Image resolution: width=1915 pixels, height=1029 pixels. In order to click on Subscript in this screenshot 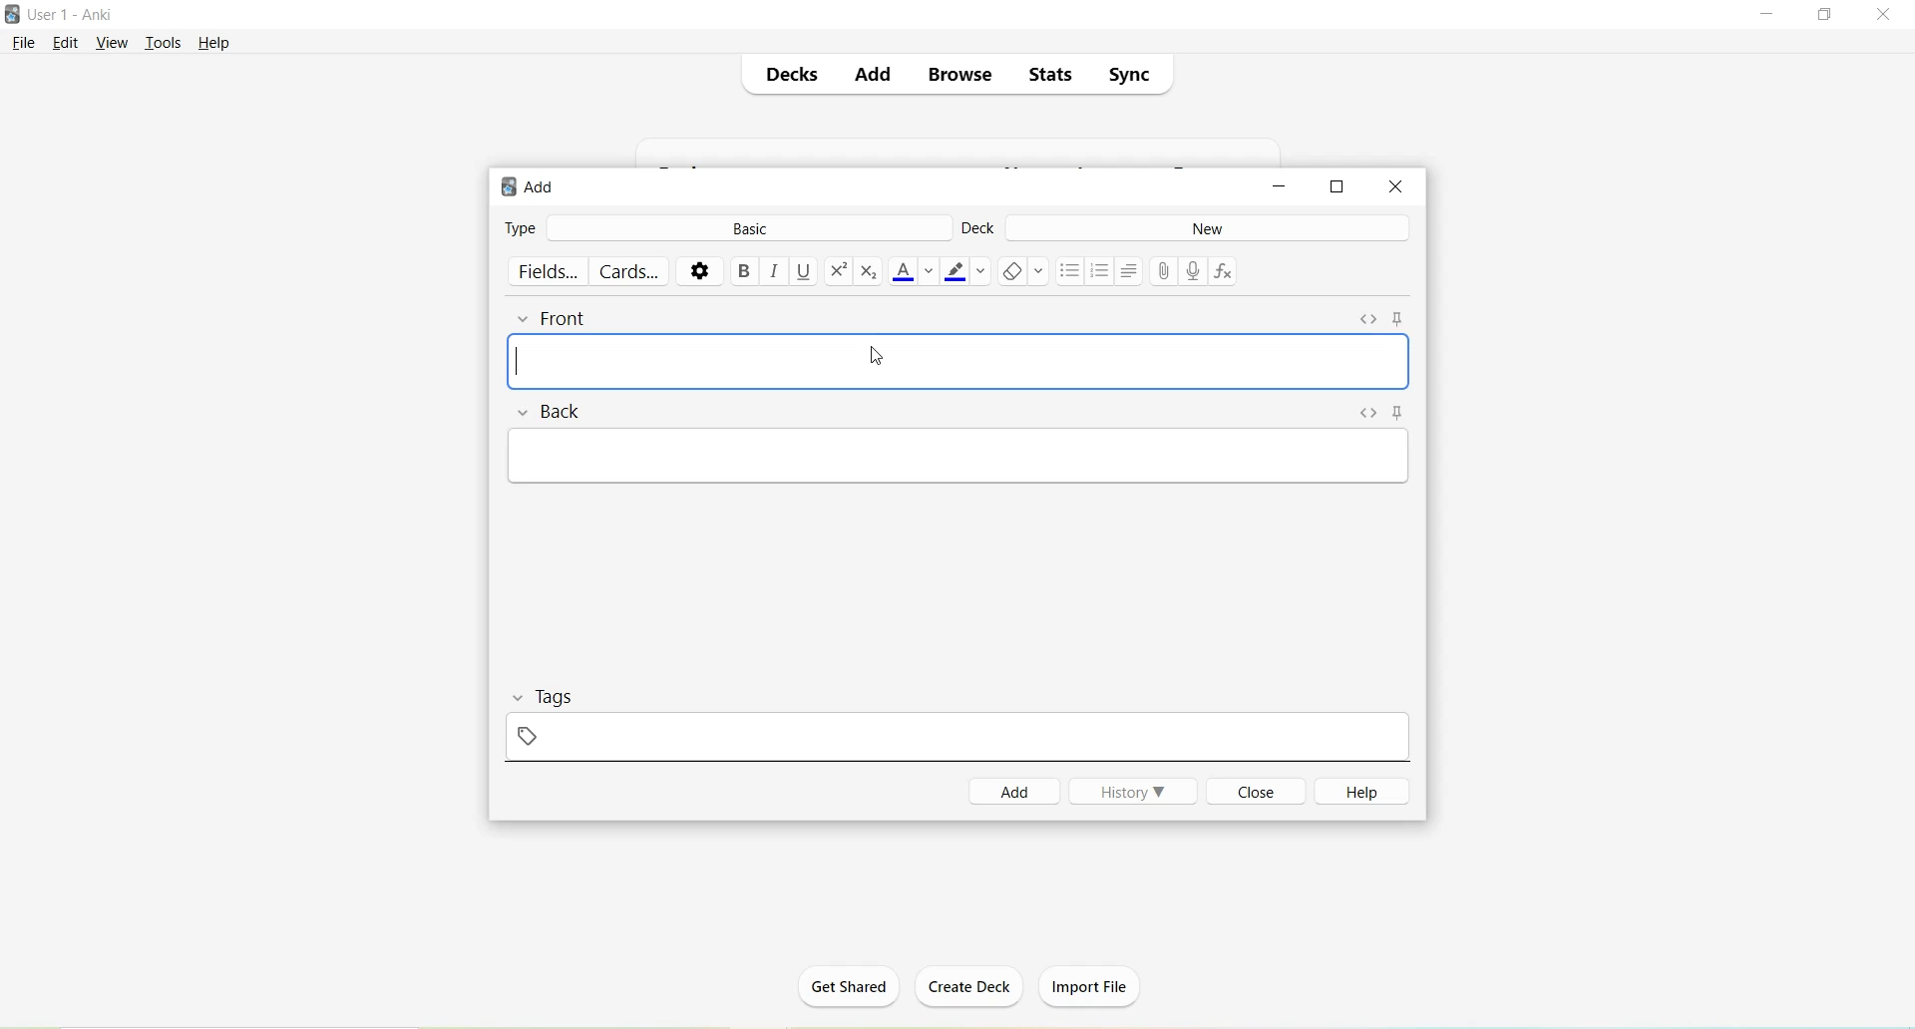, I will do `click(870, 271)`.